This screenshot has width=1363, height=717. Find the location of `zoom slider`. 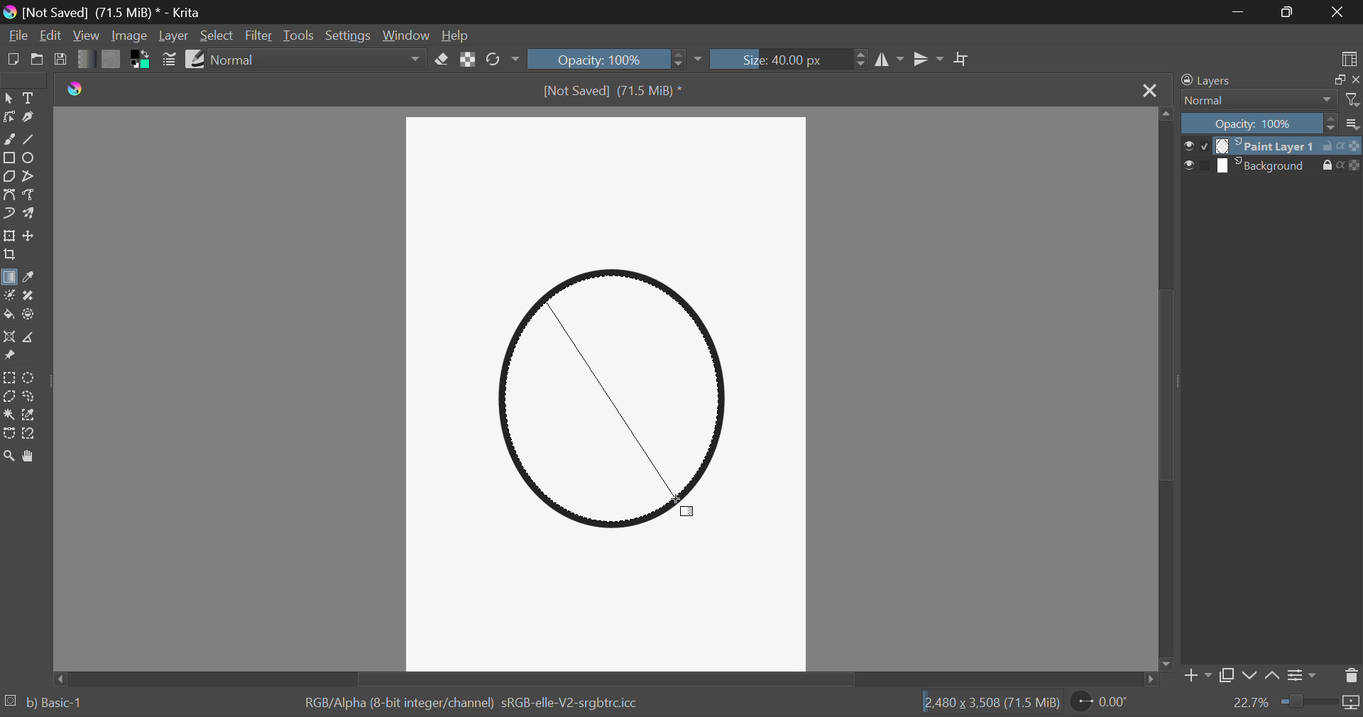

zoom slider is located at coordinates (1310, 700).